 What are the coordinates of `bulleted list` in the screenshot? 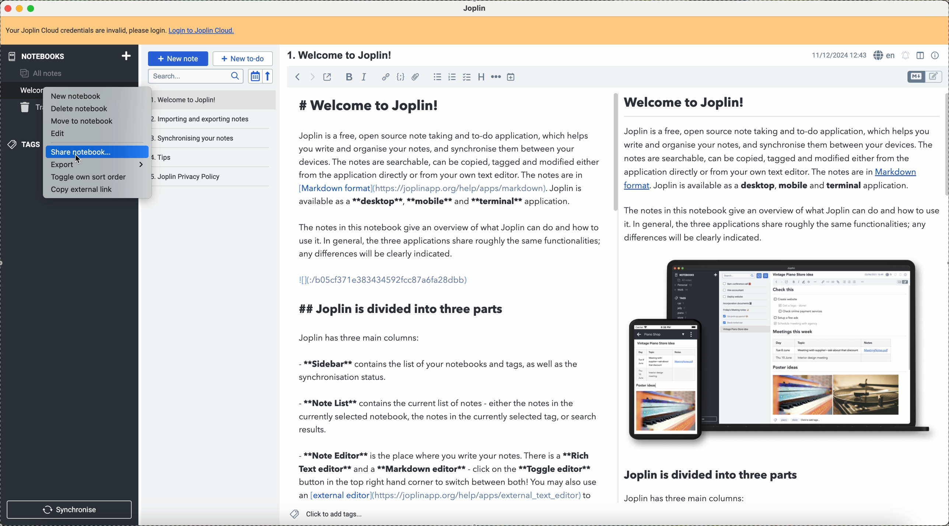 It's located at (437, 77).